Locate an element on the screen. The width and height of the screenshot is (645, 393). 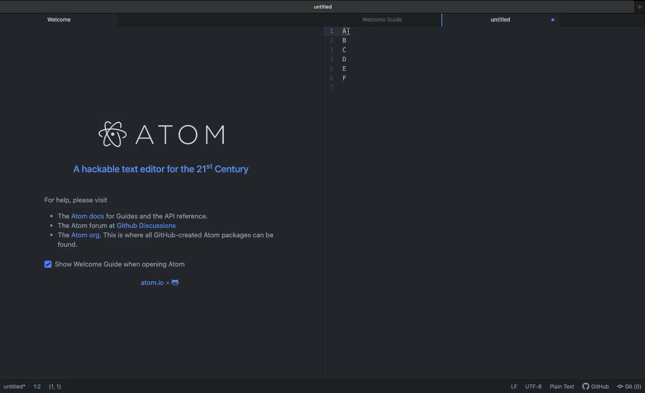
UTF-8 is located at coordinates (534, 387).